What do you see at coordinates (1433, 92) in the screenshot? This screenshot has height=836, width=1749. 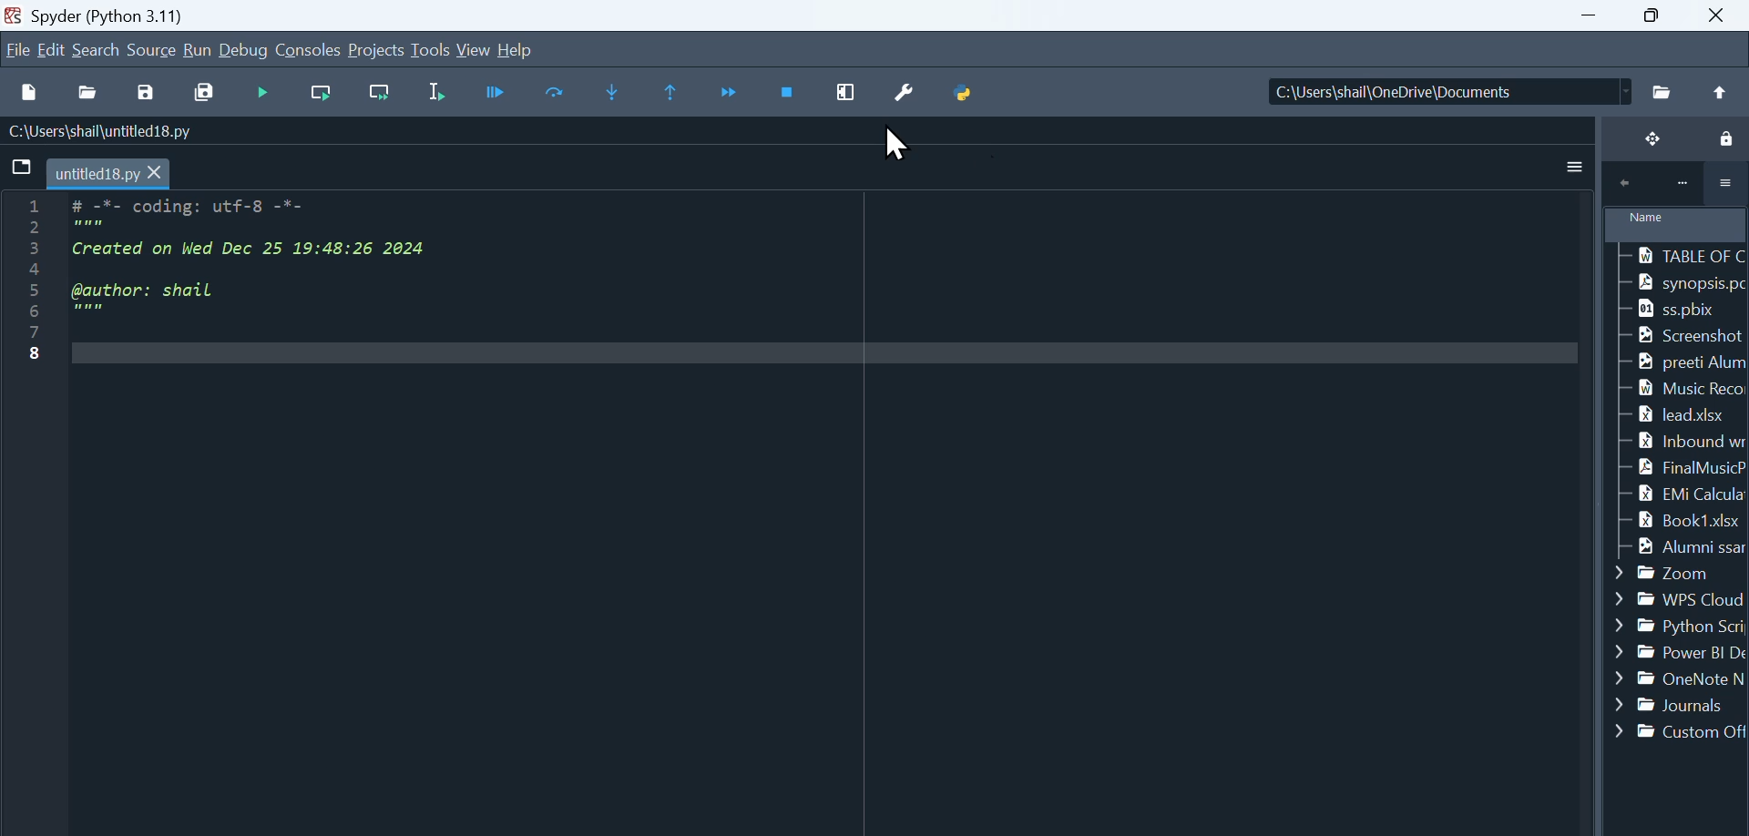 I see `c:/users/shail/onedrive/document` at bounding box center [1433, 92].